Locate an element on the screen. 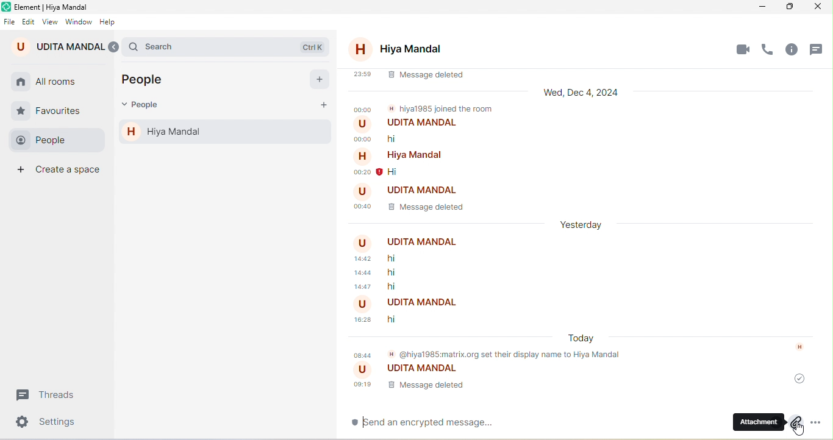 The width and height of the screenshot is (833, 440). UDITA MANDAL is located at coordinates (424, 190).